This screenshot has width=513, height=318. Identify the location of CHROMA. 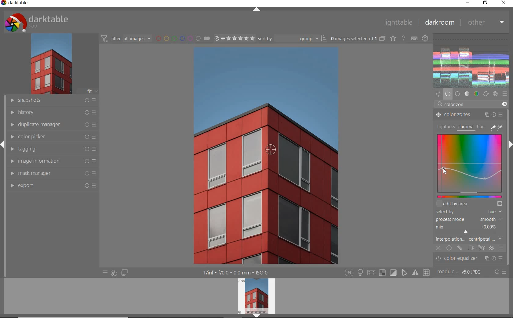
(465, 127).